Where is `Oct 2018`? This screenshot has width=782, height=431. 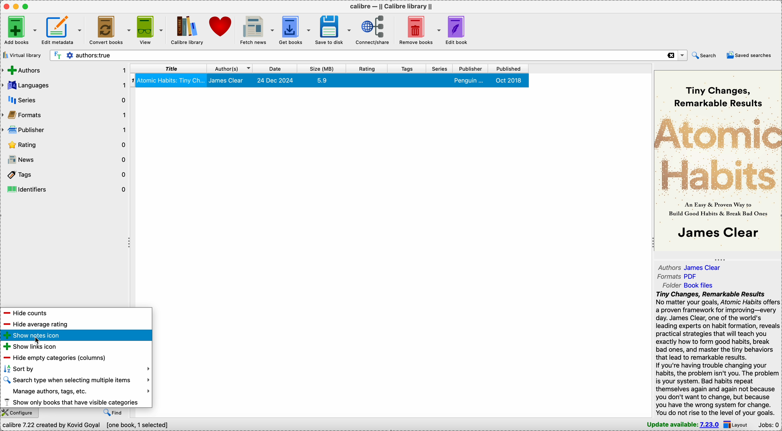
Oct 2018 is located at coordinates (509, 80).